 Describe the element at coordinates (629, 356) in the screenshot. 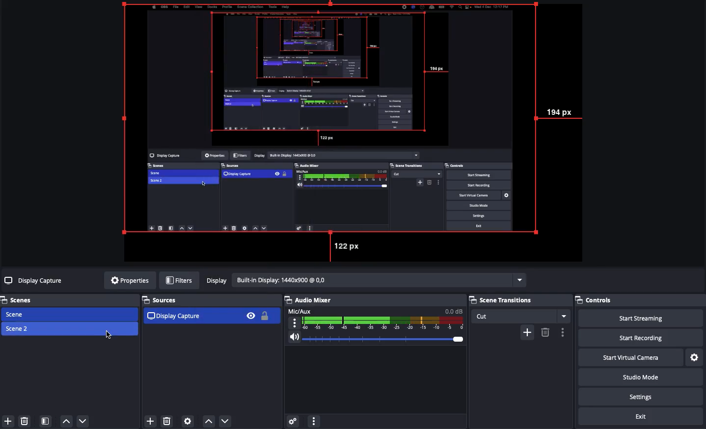

I see `Start virtual camera` at that location.